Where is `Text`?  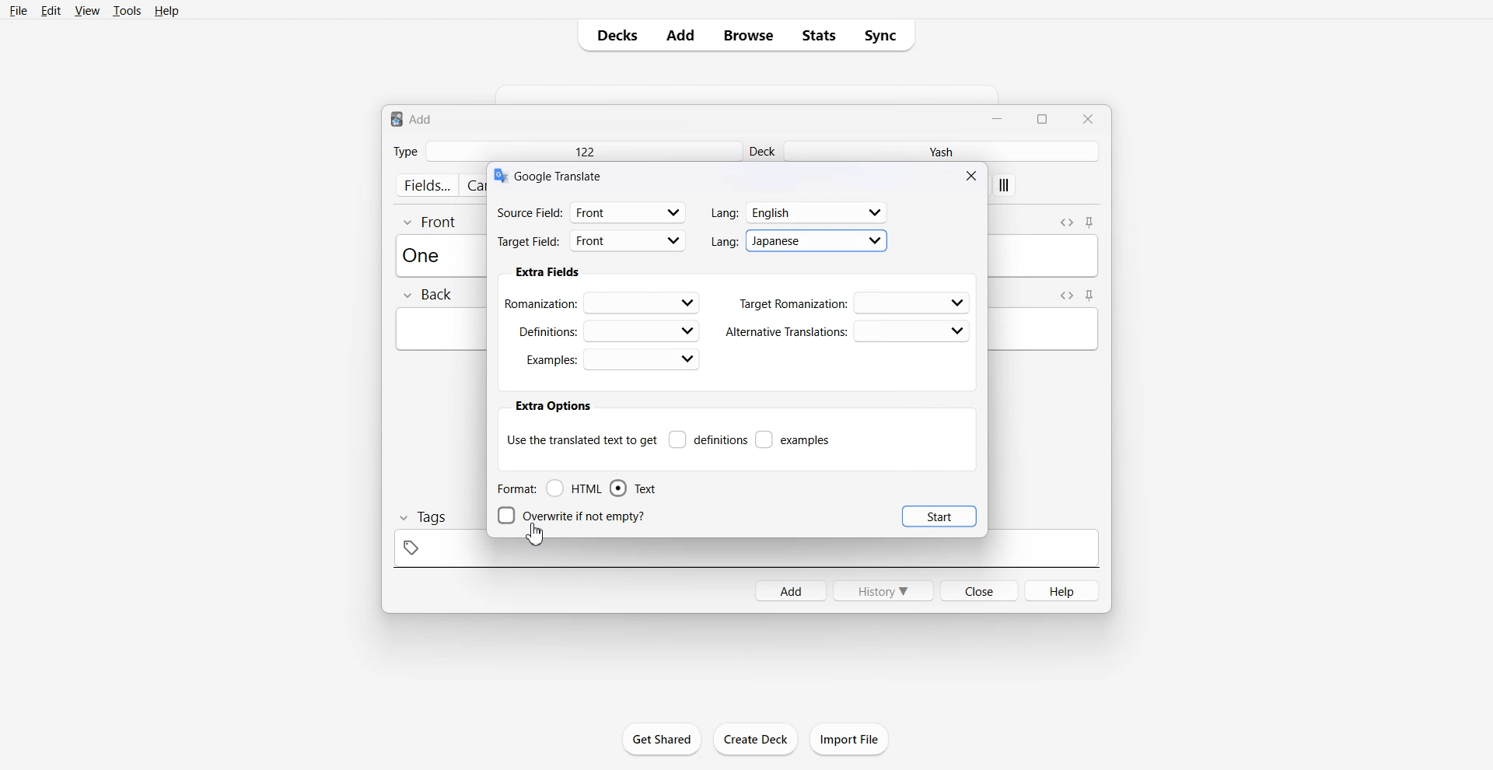 Text is located at coordinates (412, 118).